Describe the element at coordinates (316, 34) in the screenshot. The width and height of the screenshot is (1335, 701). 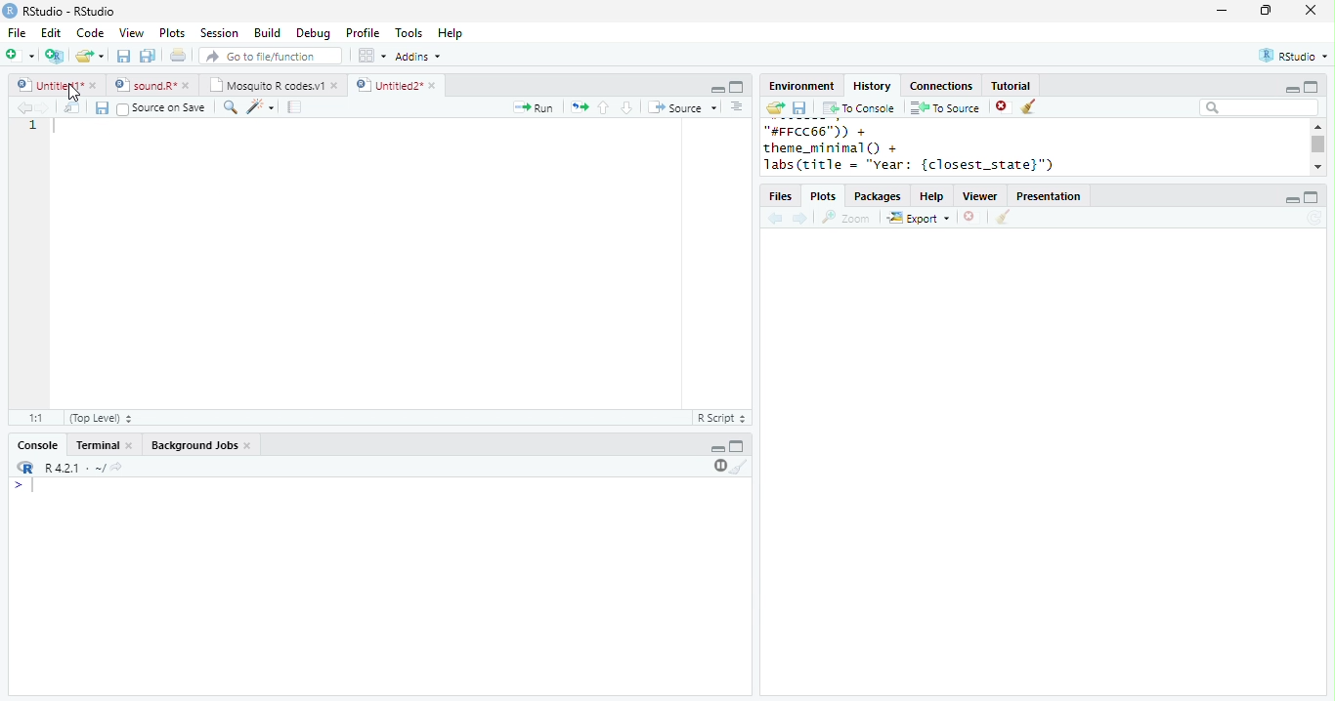
I see `Debug` at that location.